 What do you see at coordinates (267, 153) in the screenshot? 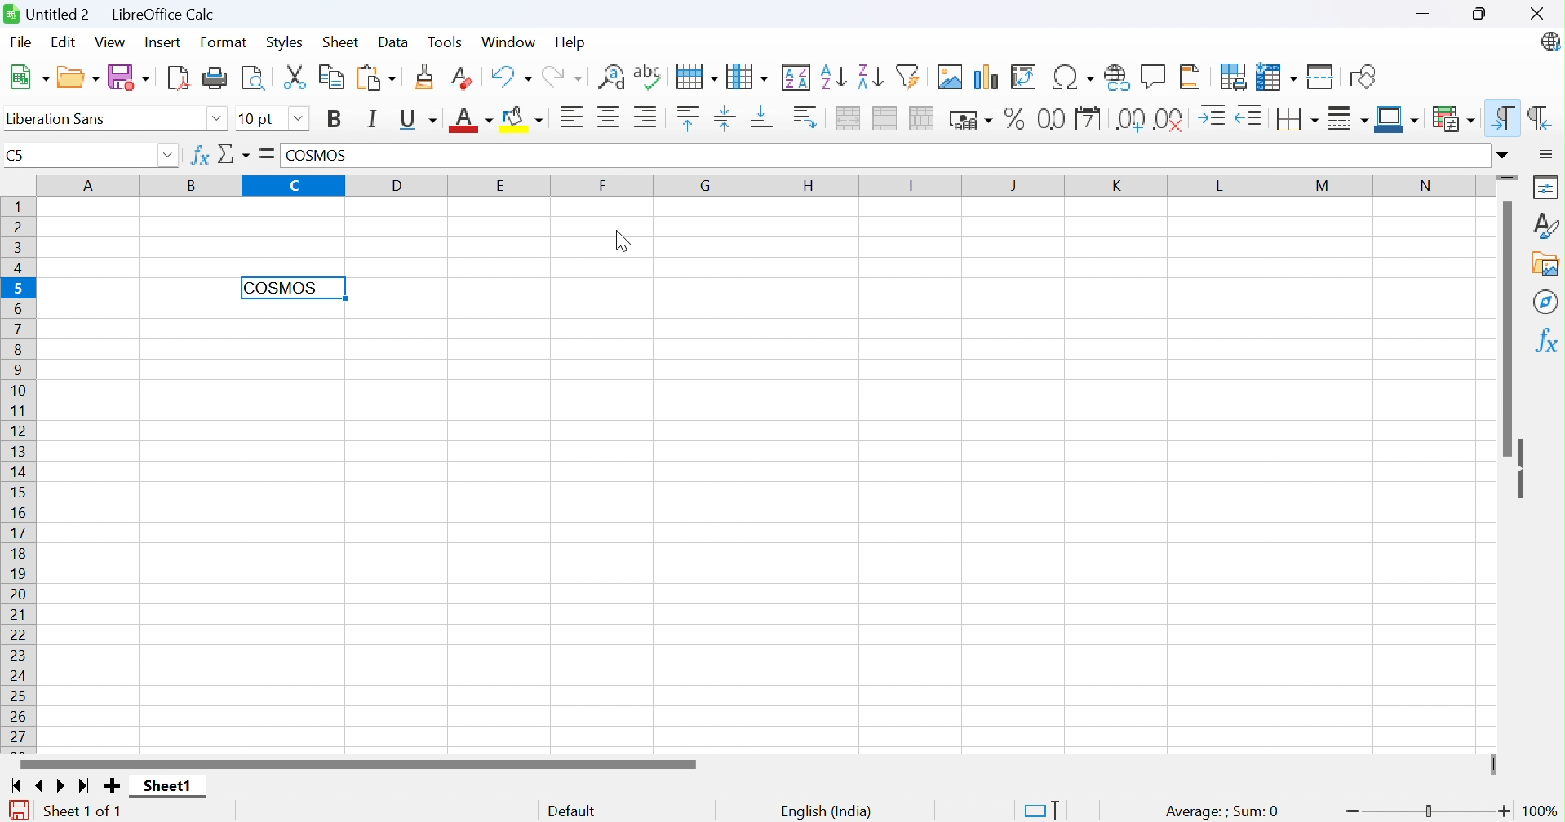
I see `Formula` at bounding box center [267, 153].